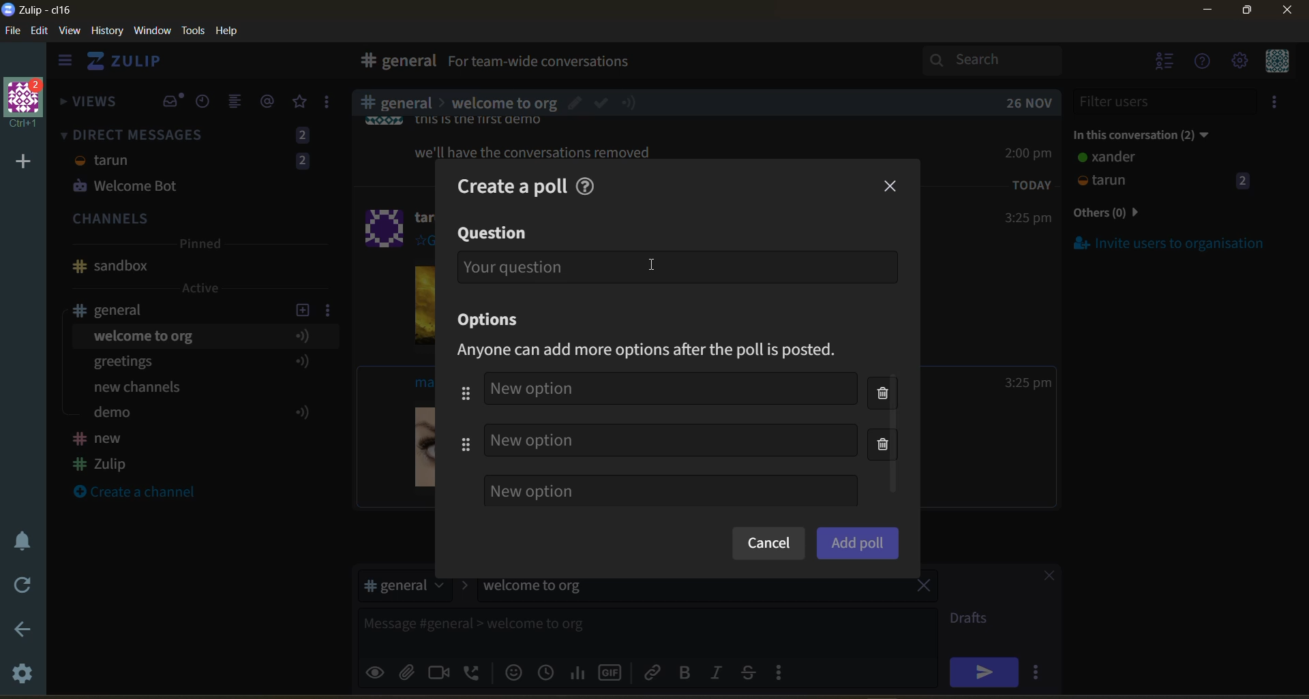 The image size is (1309, 699). Describe the element at coordinates (465, 418) in the screenshot. I see `rearrange` at that location.